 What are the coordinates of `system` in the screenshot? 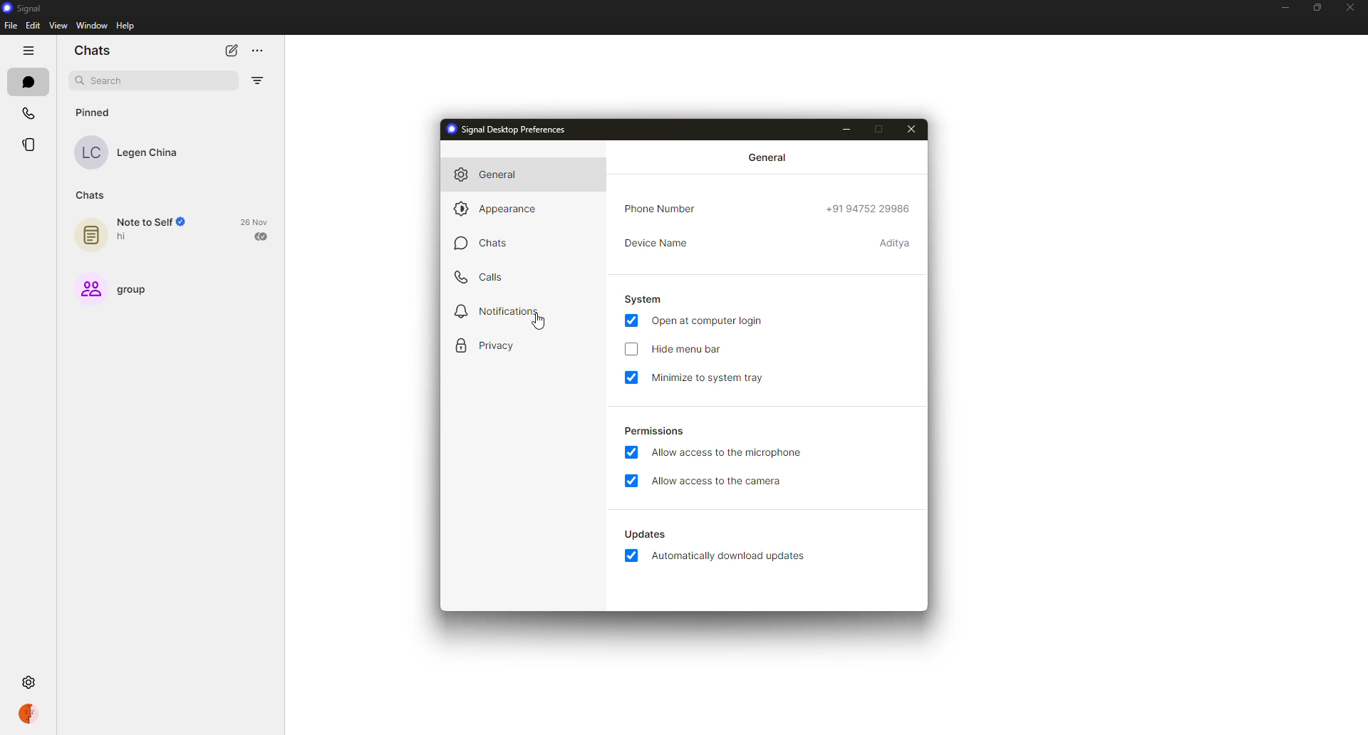 It's located at (646, 298).